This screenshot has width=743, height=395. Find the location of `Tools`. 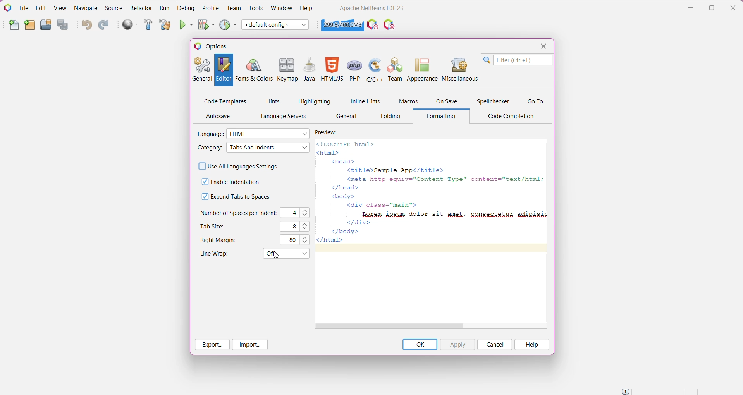

Tools is located at coordinates (256, 8).